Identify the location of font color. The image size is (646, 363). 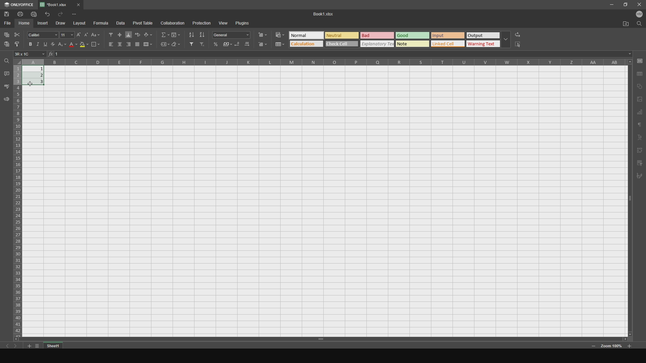
(72, 45).